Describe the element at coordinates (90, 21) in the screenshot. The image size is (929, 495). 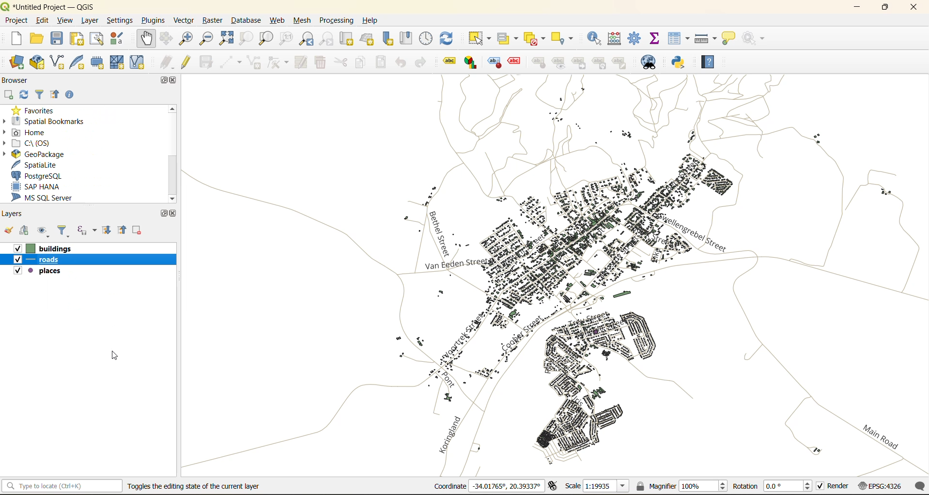
I see `layer` at that location.